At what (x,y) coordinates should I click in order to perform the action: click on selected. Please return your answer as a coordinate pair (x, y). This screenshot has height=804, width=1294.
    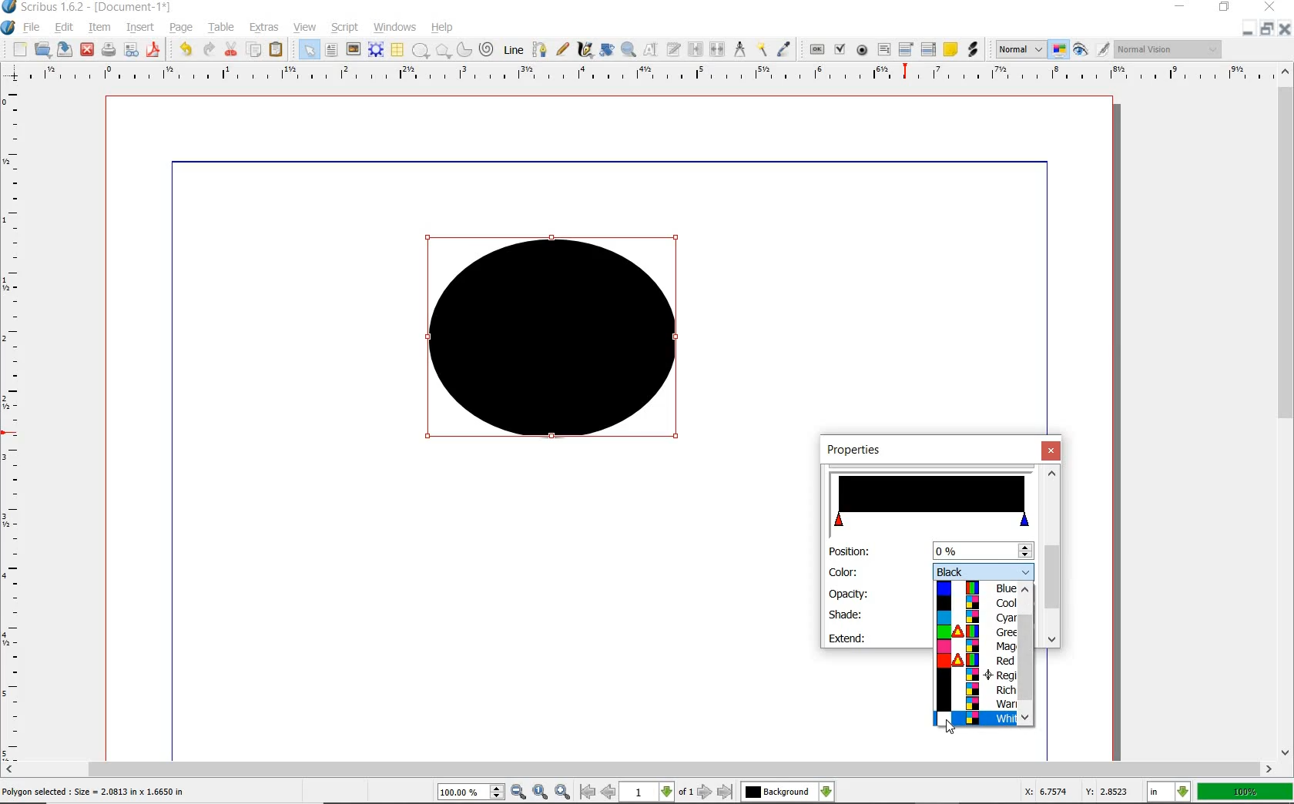
    Looking at the image, I should click on (94, 792).